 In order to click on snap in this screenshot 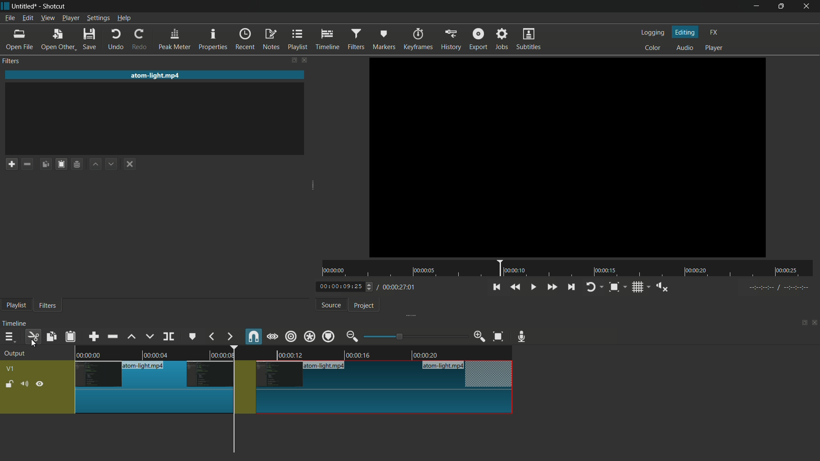, I will do `click(252, 336)`.